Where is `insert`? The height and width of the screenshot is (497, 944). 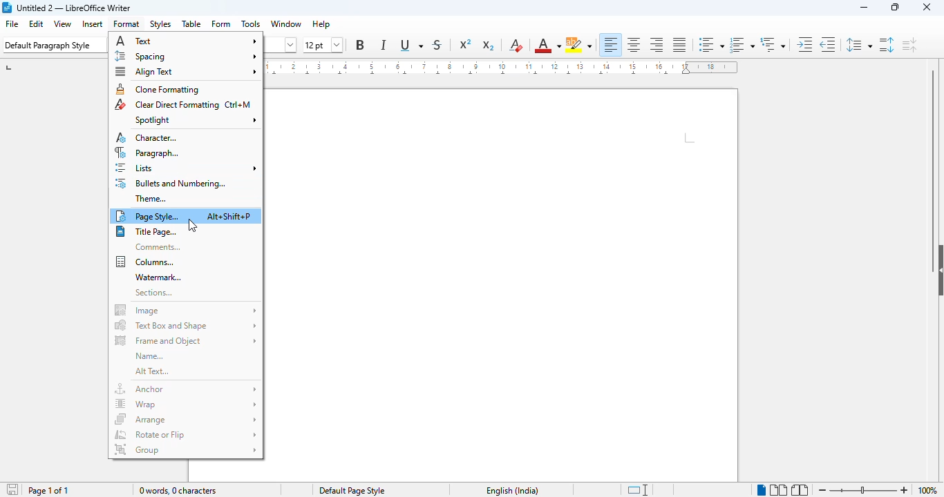
insert is located at coordinates (93, 23).